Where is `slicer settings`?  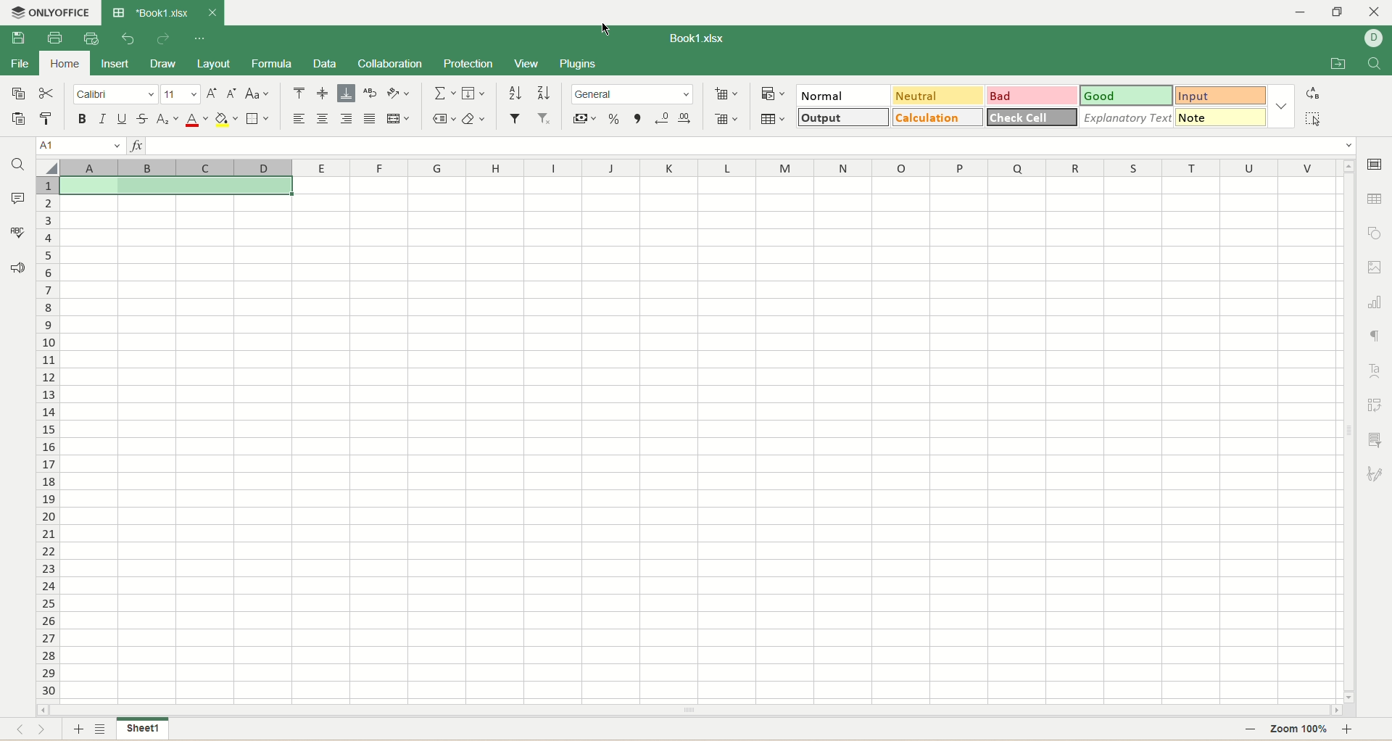 slicer settings is located at coordinates (1377, 440).